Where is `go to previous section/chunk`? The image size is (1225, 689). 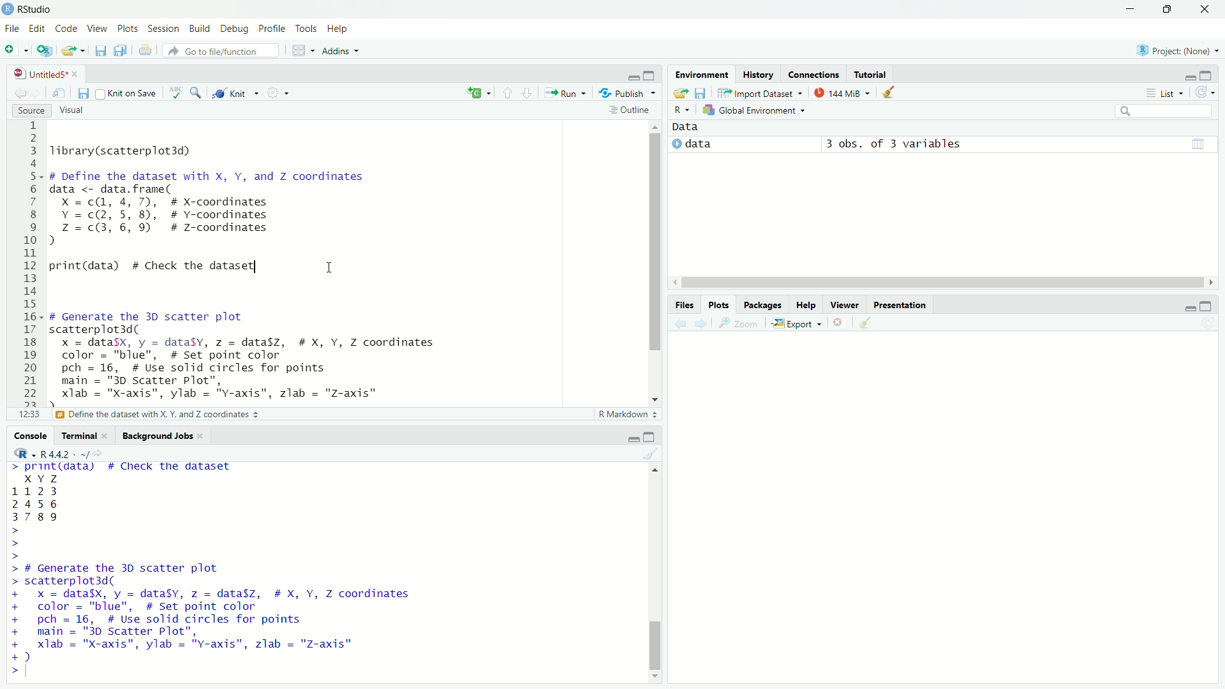 go to previous section/chunk is located at coordinates (508, 94).